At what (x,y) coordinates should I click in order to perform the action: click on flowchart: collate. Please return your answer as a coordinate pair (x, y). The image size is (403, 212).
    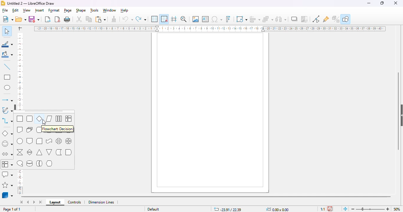
    Looking at the image, I should click on (20, 152).